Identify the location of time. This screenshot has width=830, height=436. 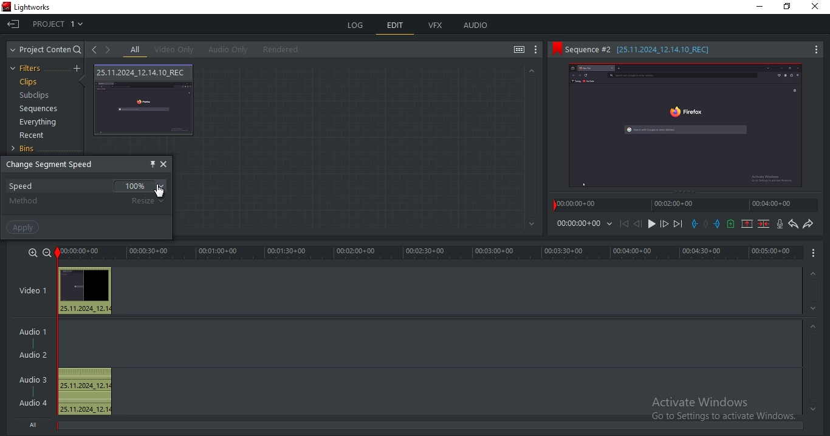
(586, 225).